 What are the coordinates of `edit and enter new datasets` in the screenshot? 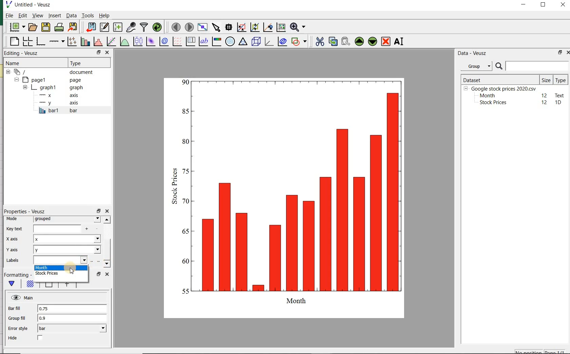 It's located at (104, 27).